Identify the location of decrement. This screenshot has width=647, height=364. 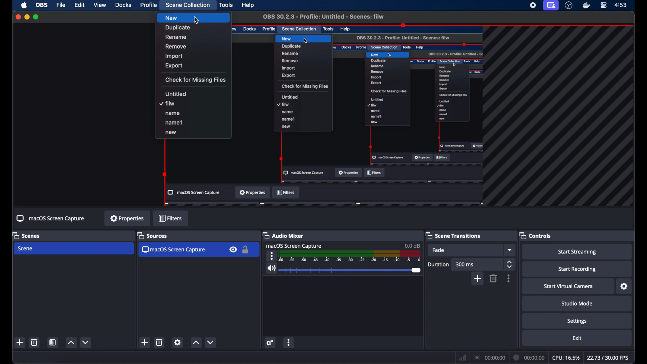
(86, 342).